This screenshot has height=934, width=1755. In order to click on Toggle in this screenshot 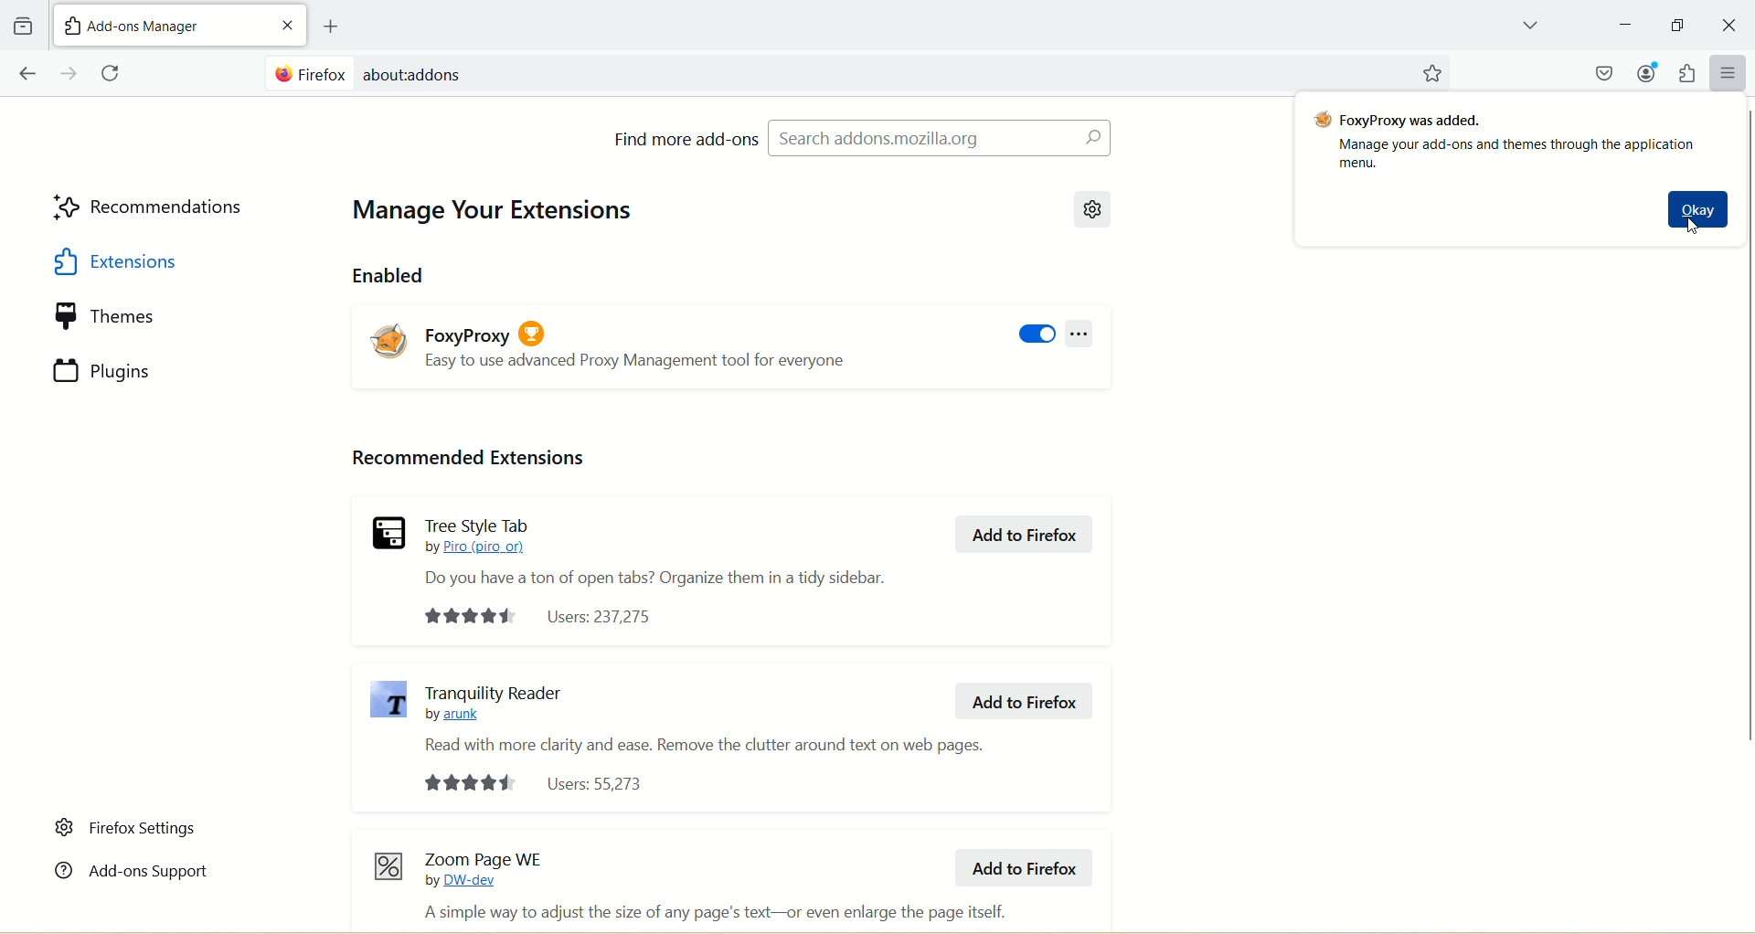, I will do `click(1036, 335)`.